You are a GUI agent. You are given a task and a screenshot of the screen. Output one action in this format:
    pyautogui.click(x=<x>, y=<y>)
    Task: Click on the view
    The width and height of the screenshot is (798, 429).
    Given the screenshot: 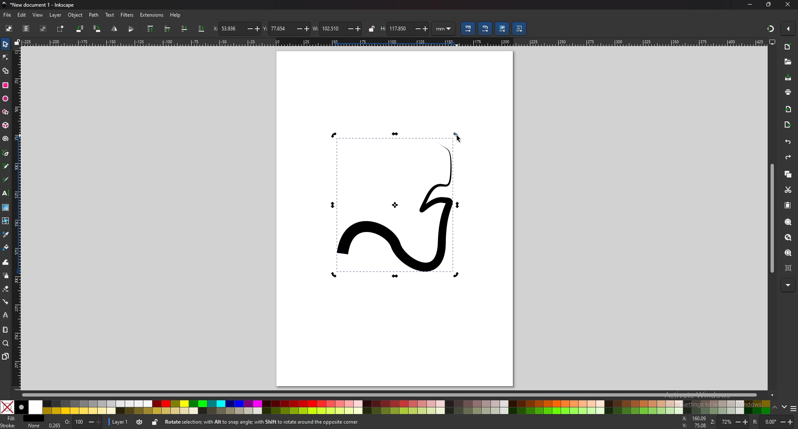 What is the action you would take?
    pyautogui.click(x=37, y=15)
    